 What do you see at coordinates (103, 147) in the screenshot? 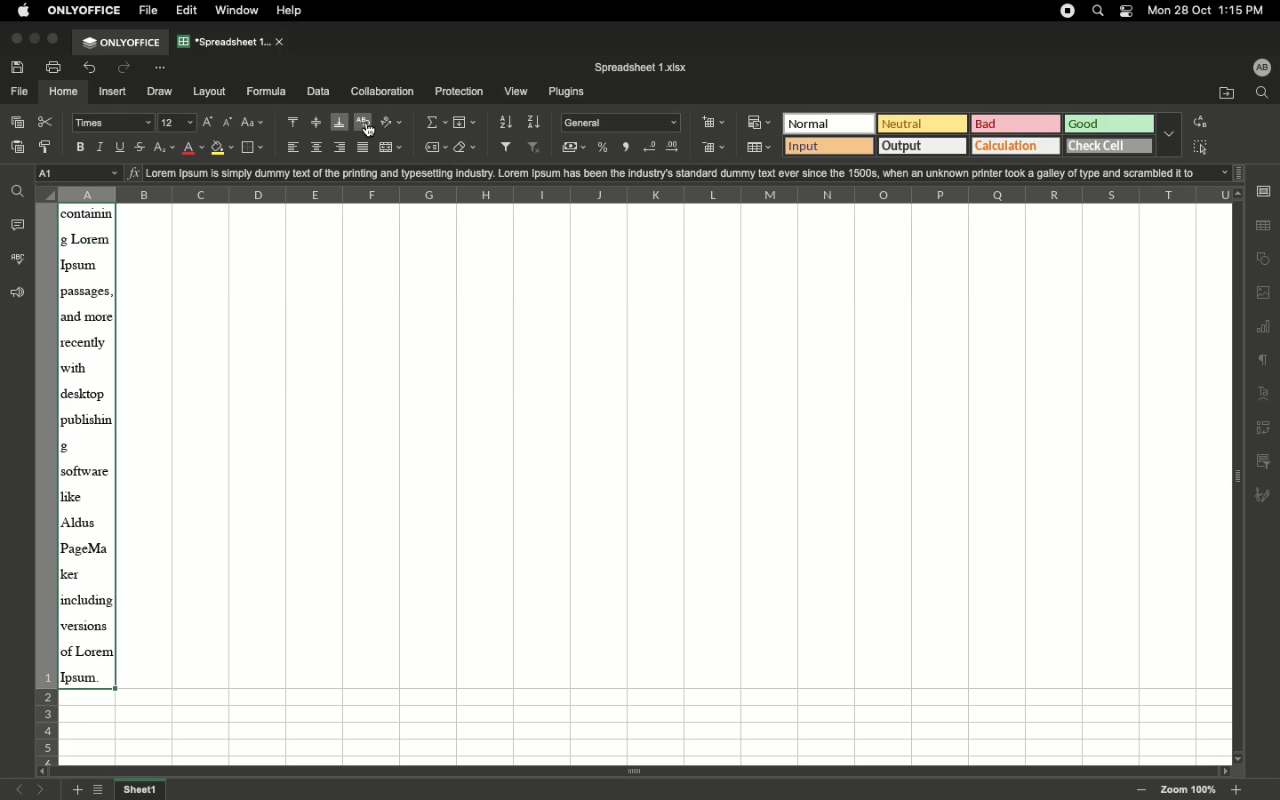
I see `Italics` at bounding box center [103, 147].